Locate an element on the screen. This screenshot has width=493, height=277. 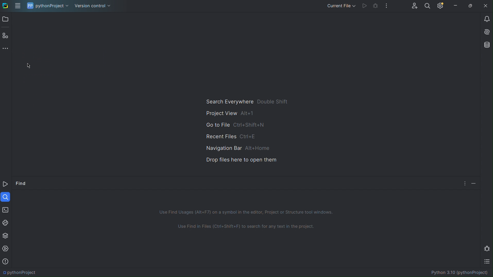
Database is located at coordinates (486, 45).